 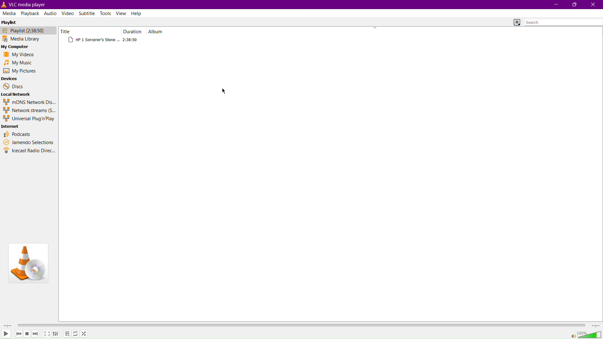 What do you see at coordinates (515, 22) in the screenshot?
I see `Toggle Playlist view` at bounding box center [515, 22].